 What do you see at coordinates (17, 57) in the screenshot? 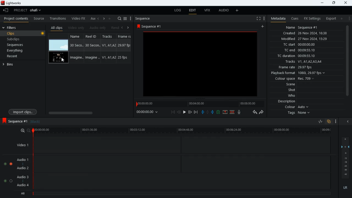
I see `recent` at bounding box center [17, 57].